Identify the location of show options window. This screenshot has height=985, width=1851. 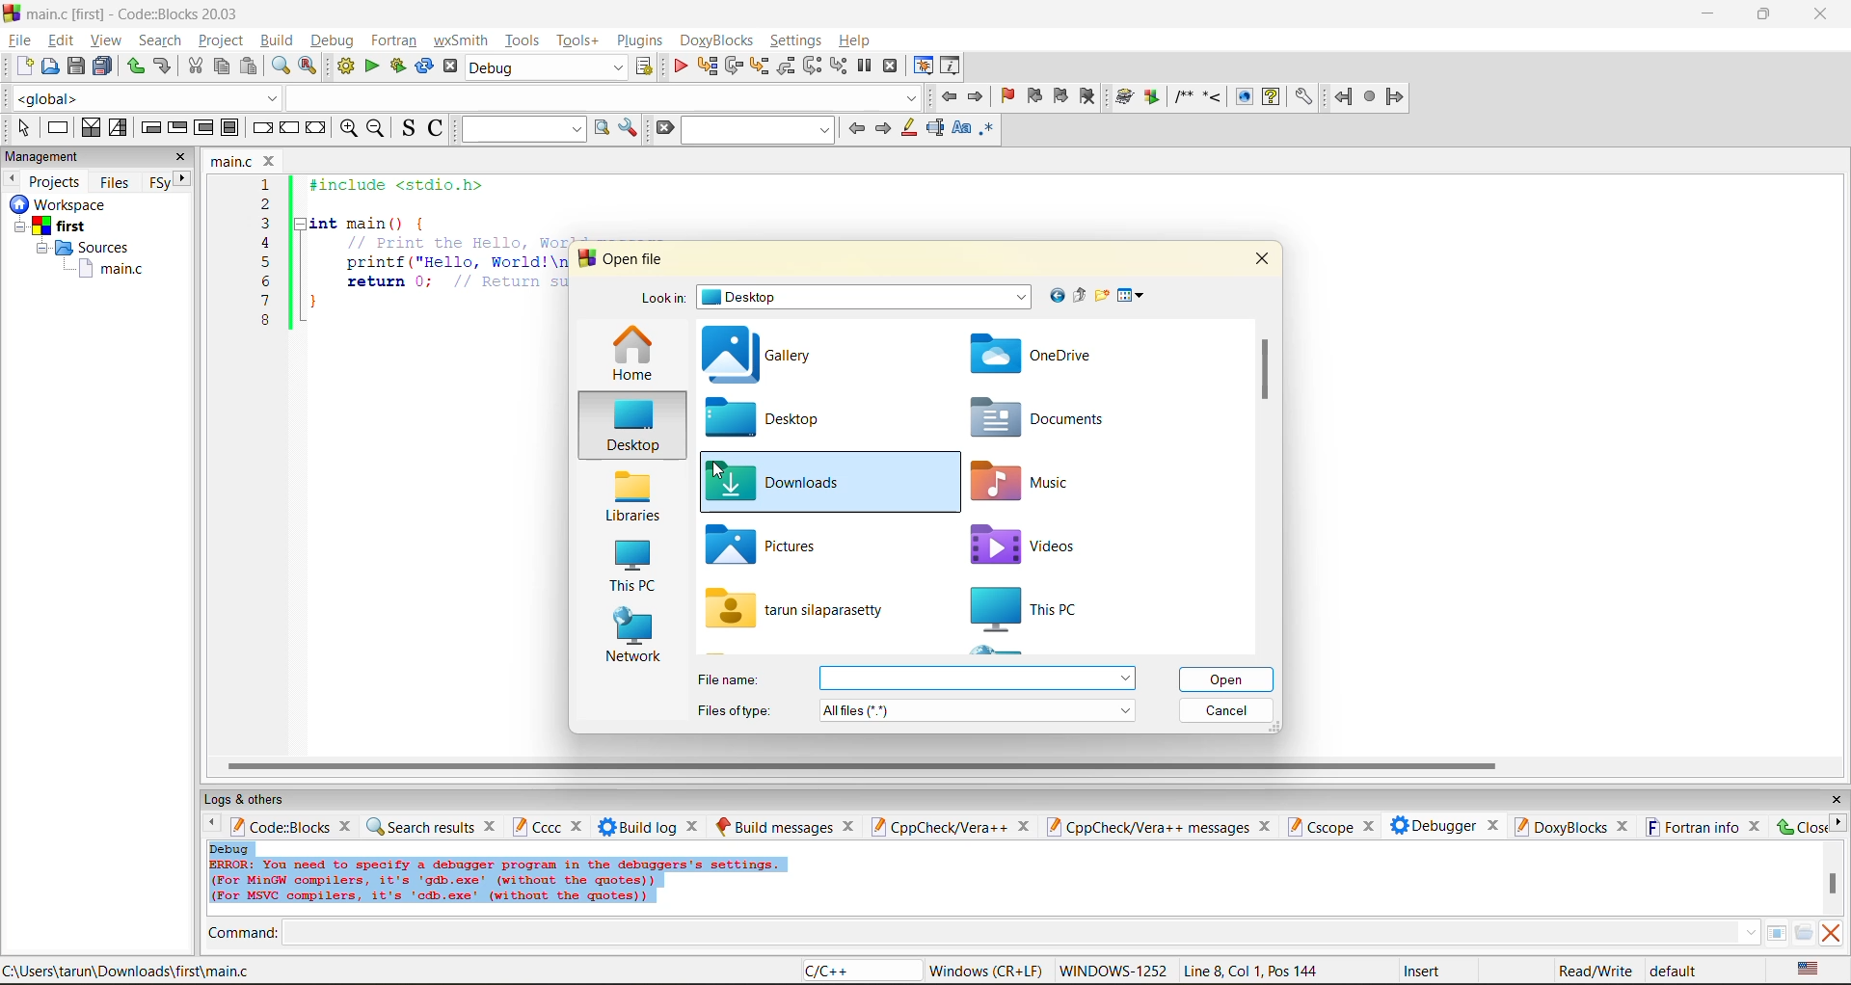
(629, 128).